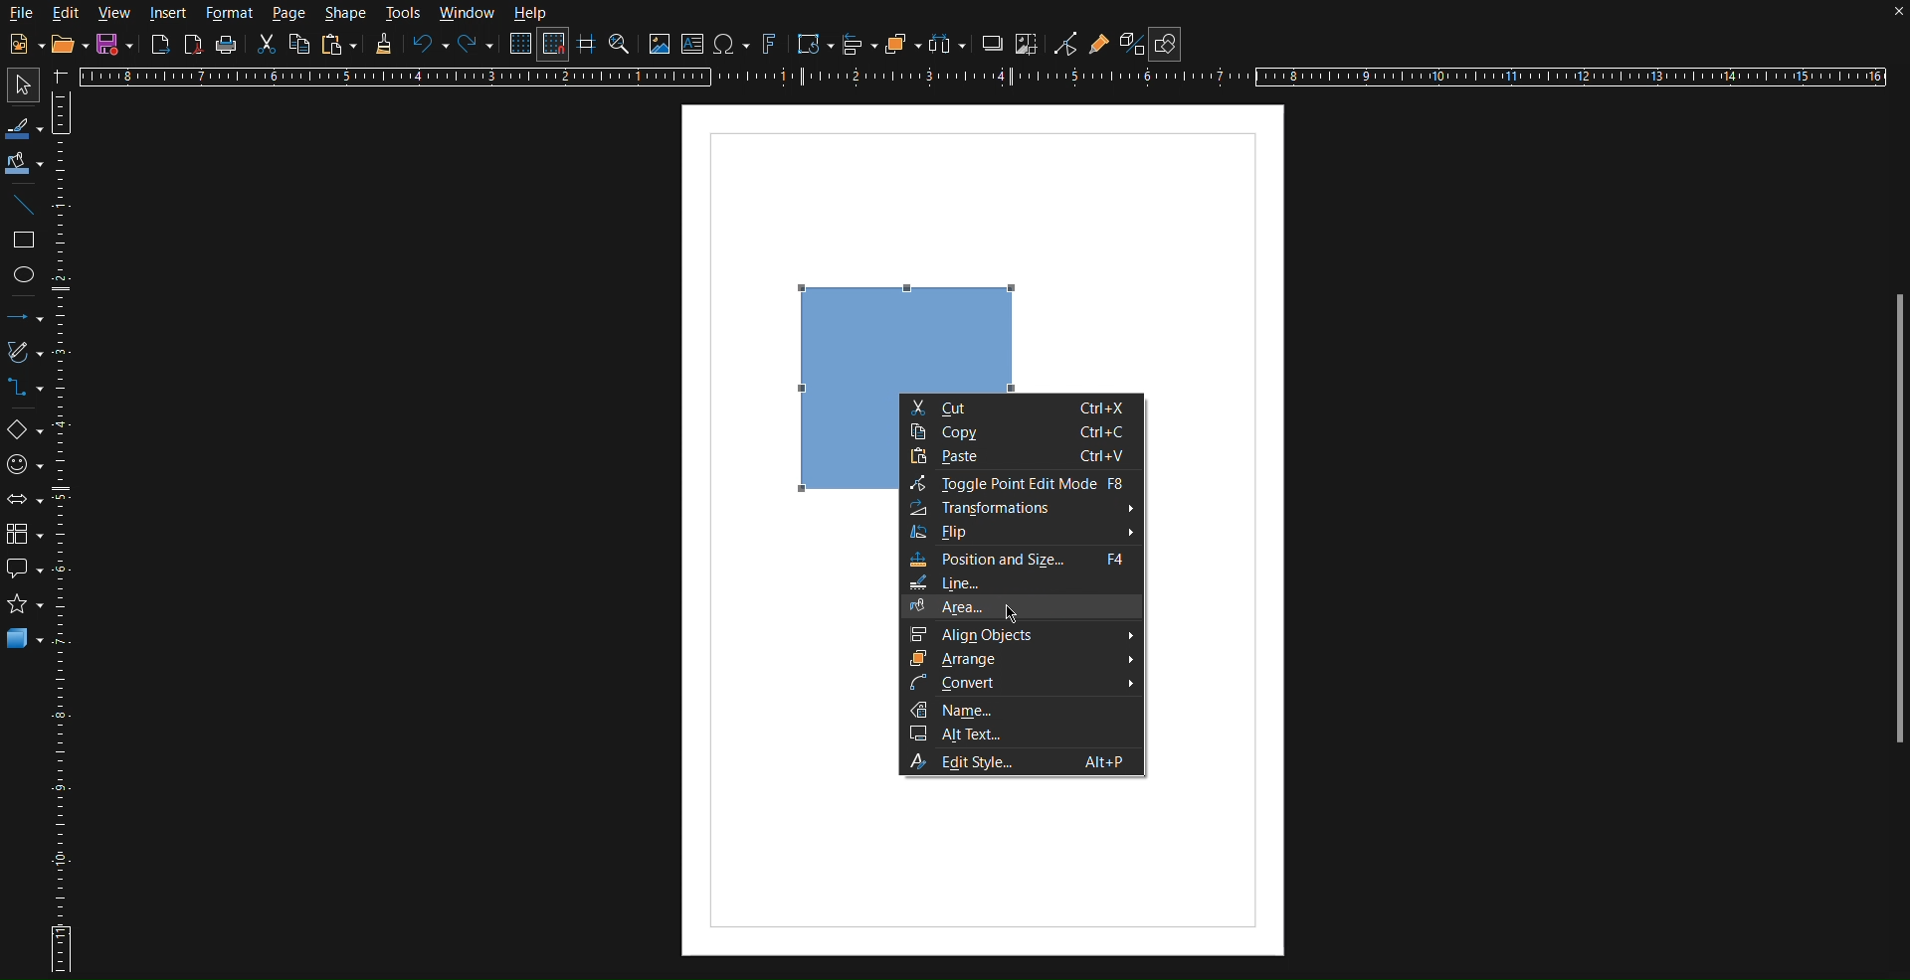 This screenshot has width=1910, height=980. I want to click on Line Color, so click(23, 126).